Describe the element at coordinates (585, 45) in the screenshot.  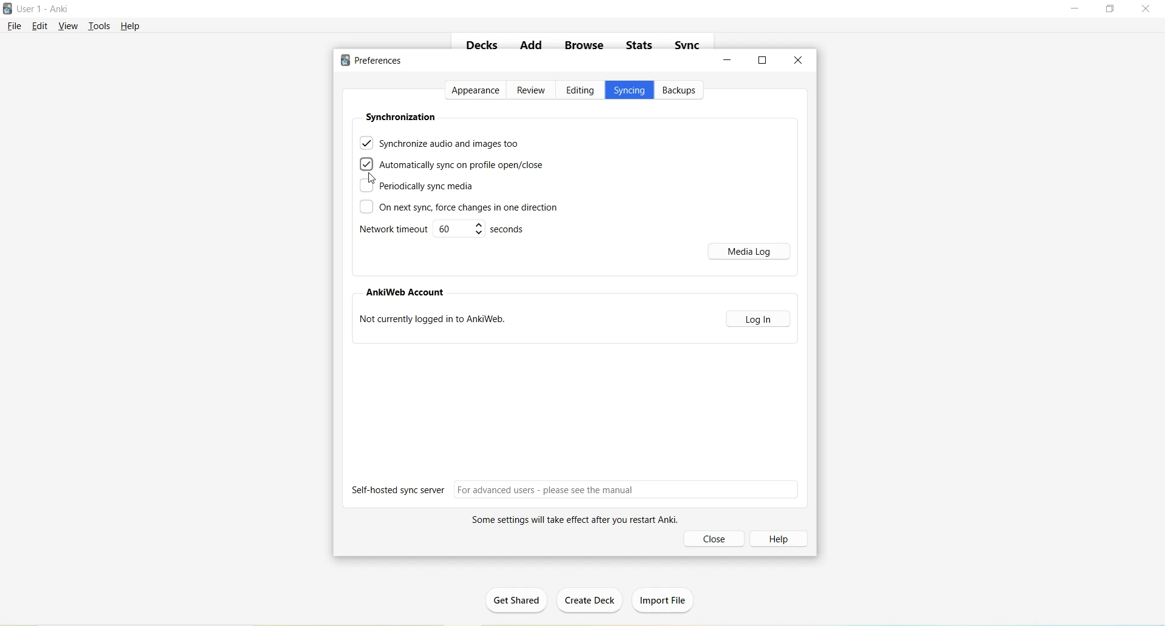
I see `Browse` at that location.